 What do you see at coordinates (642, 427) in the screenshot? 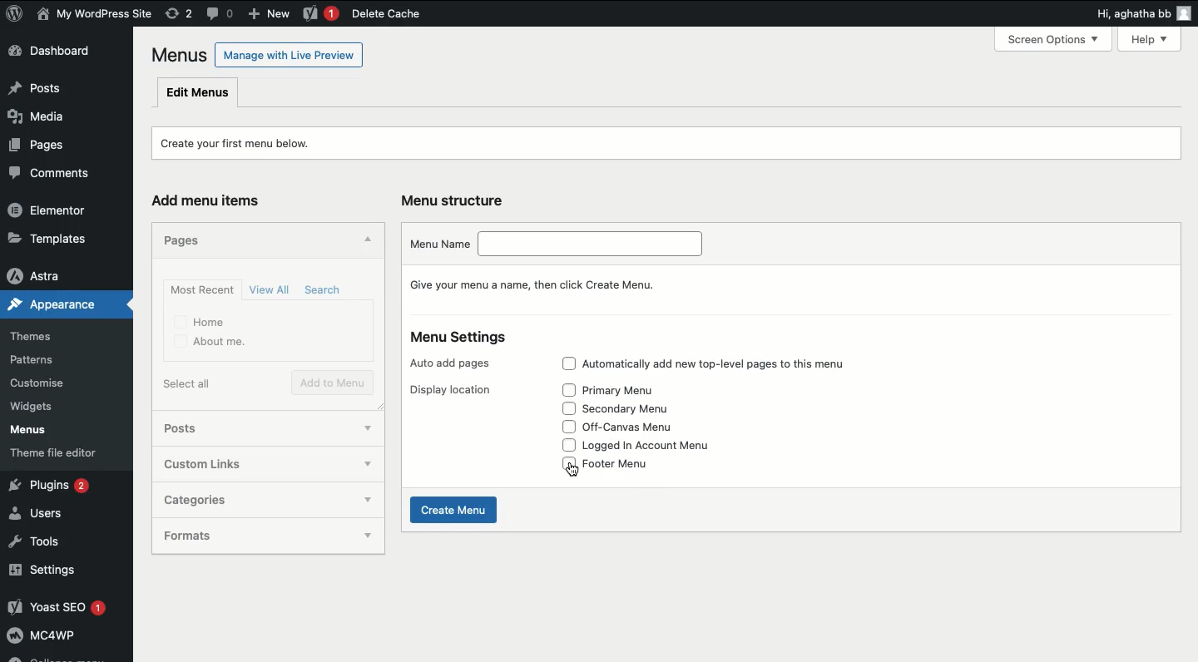
I see `Off-canvas menu` at bounding box center [642, 427].